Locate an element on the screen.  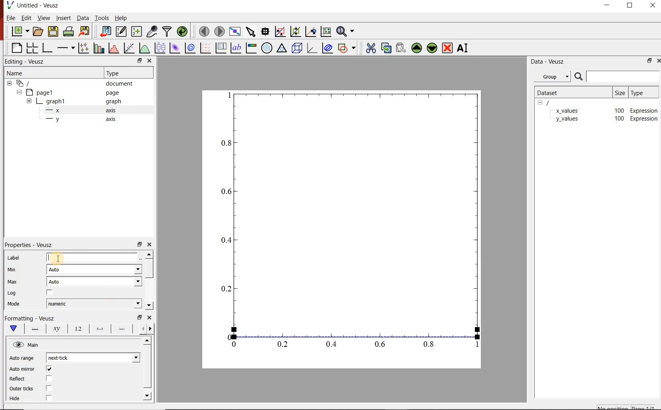
Auto range is located at coordinates (22, 358).